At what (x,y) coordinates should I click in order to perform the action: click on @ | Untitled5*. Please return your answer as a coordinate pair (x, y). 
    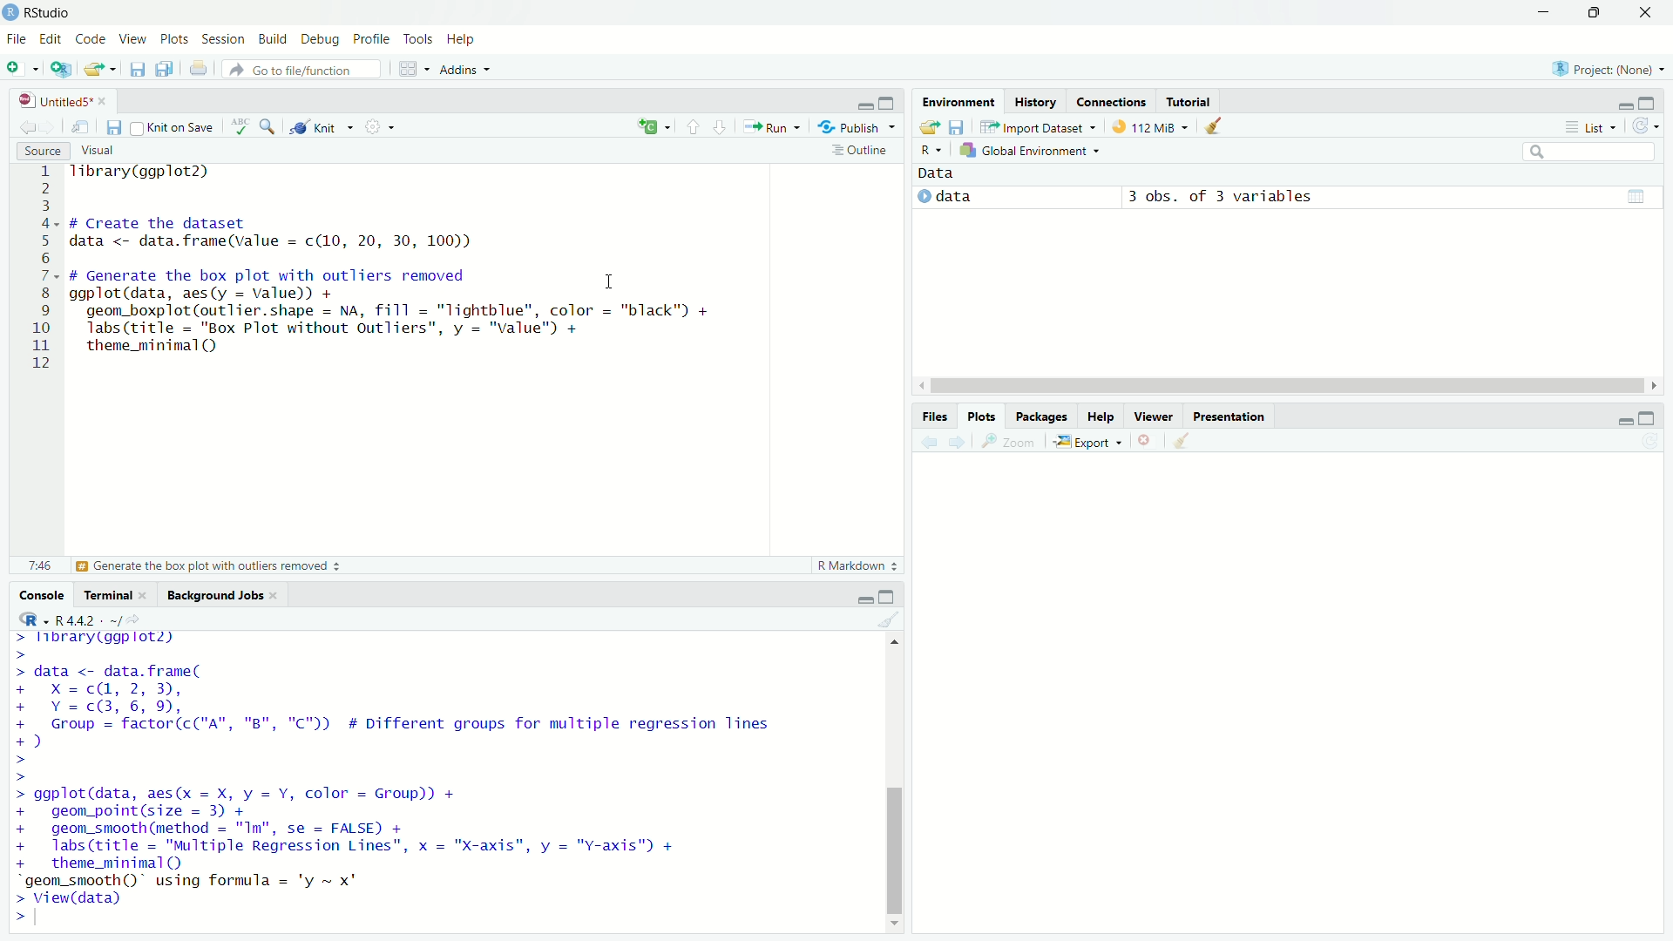
    Looking at the image, I should click on (59, 102).